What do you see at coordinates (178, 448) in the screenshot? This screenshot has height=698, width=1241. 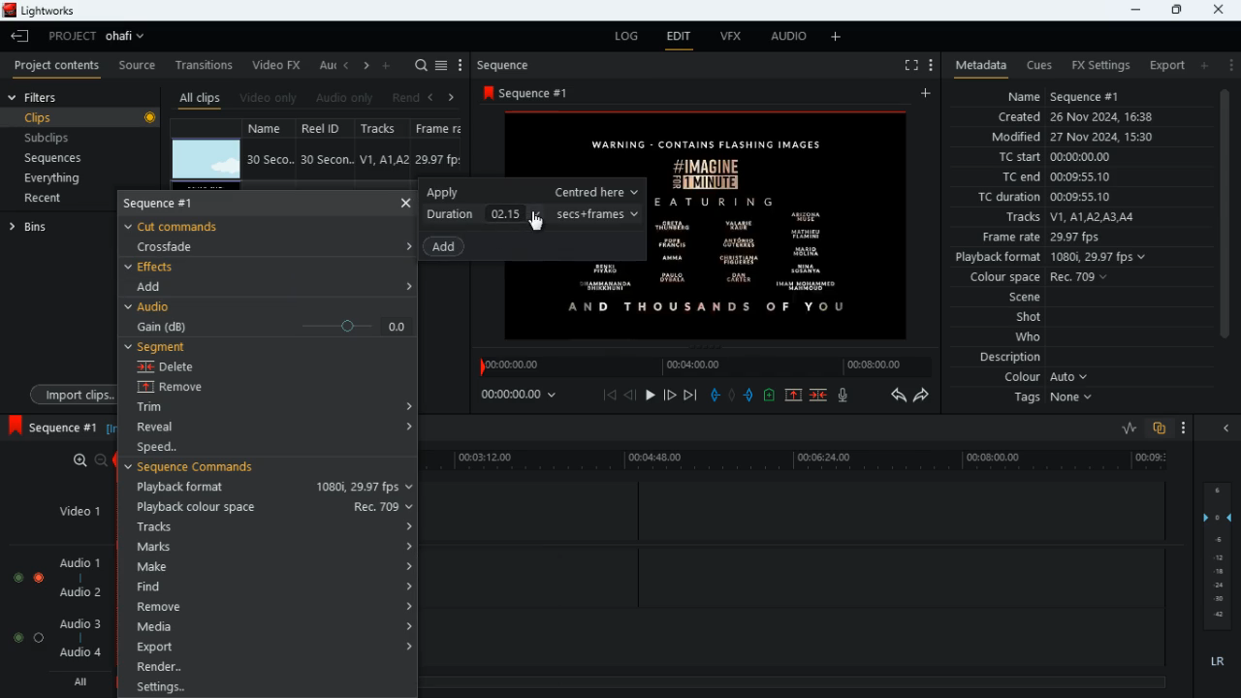 I see `speed` at bounding box center [178, 448].